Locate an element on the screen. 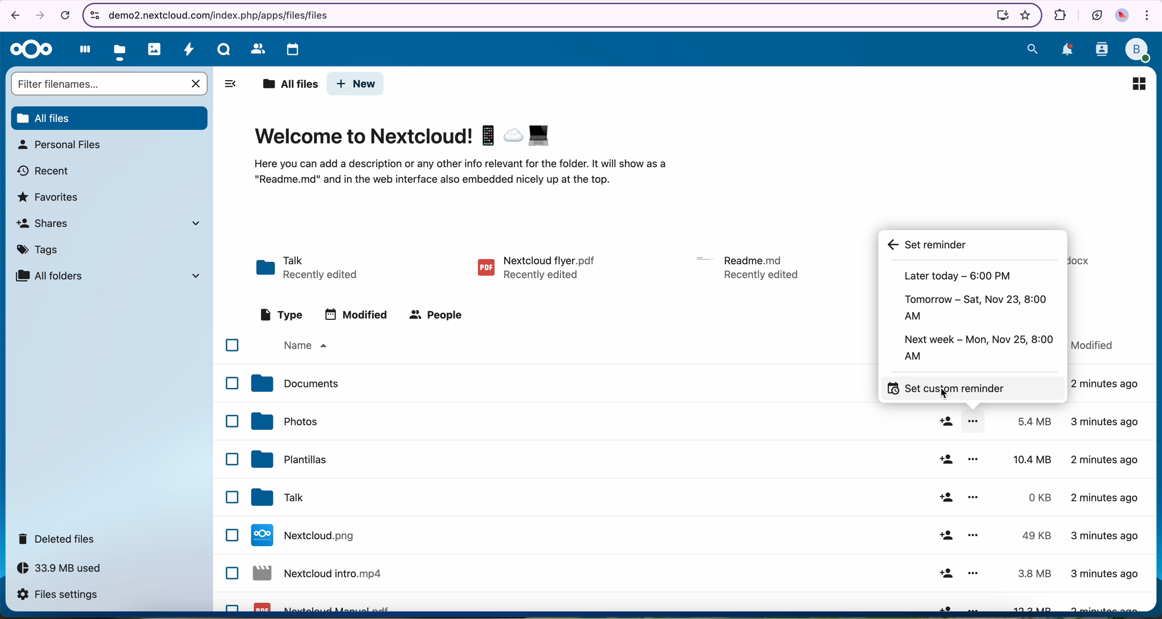 The image size is (1162, 619). more options is located at coordinates (973, 536).